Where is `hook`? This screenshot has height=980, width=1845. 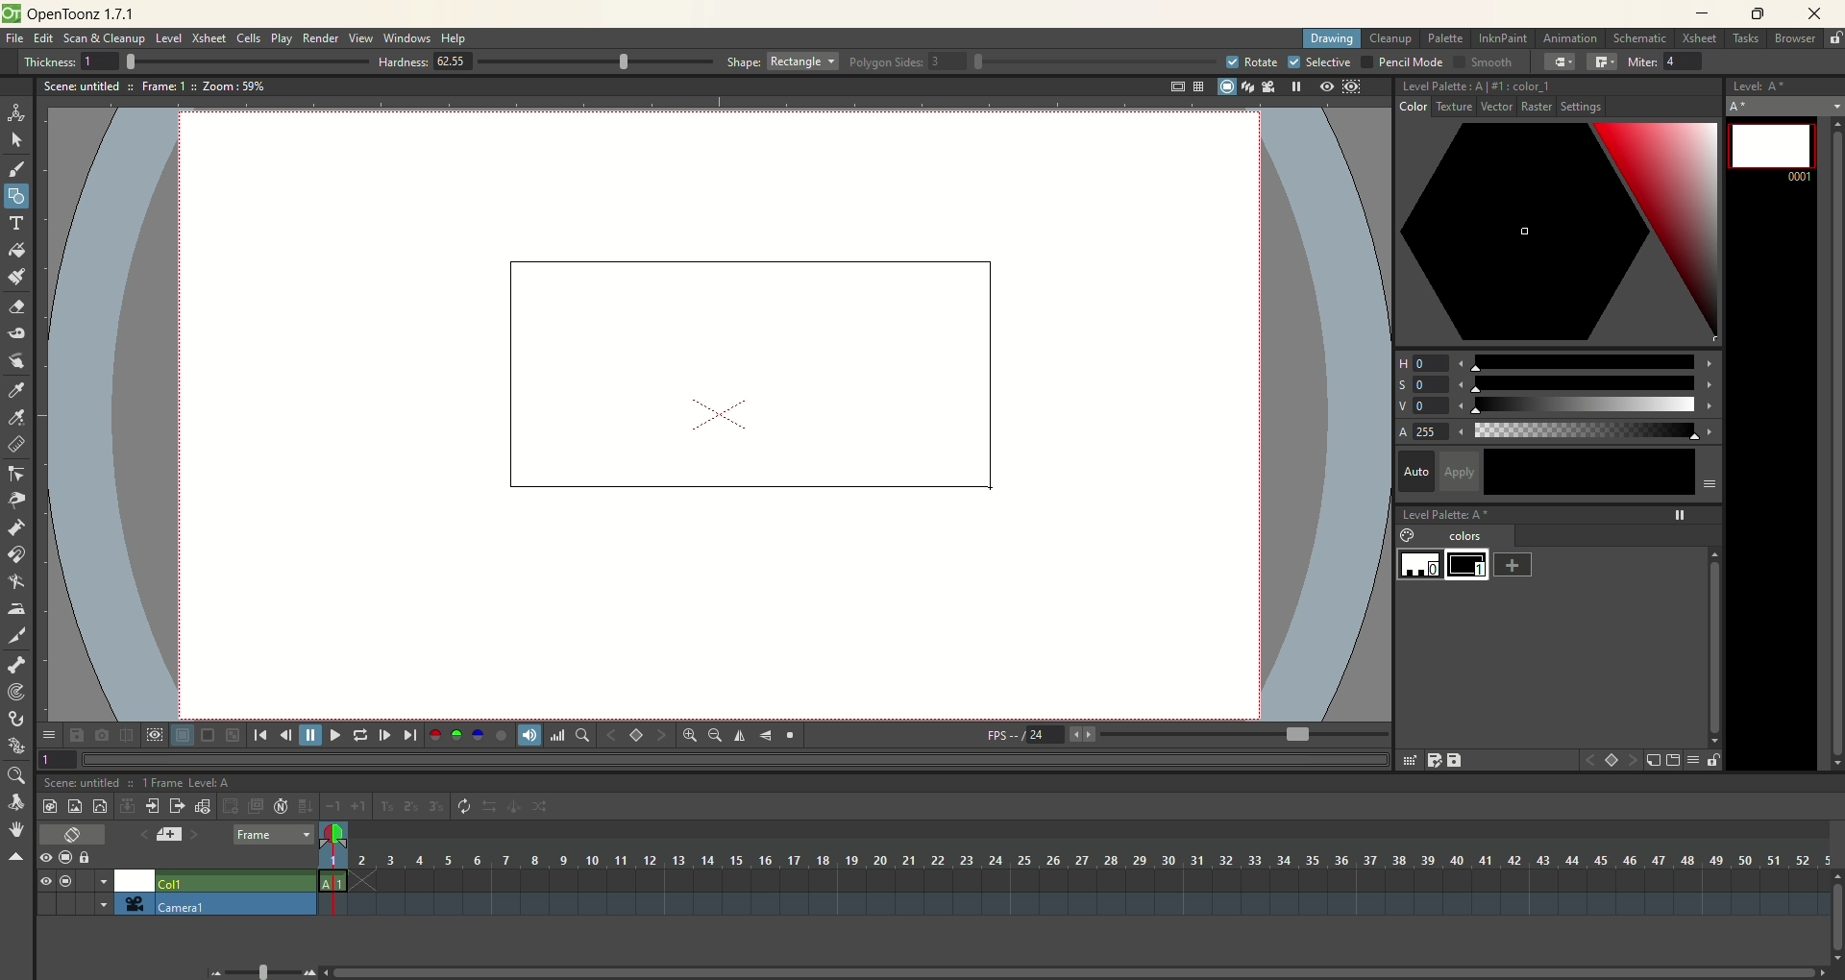
hook is located at coordinates (18, 721).